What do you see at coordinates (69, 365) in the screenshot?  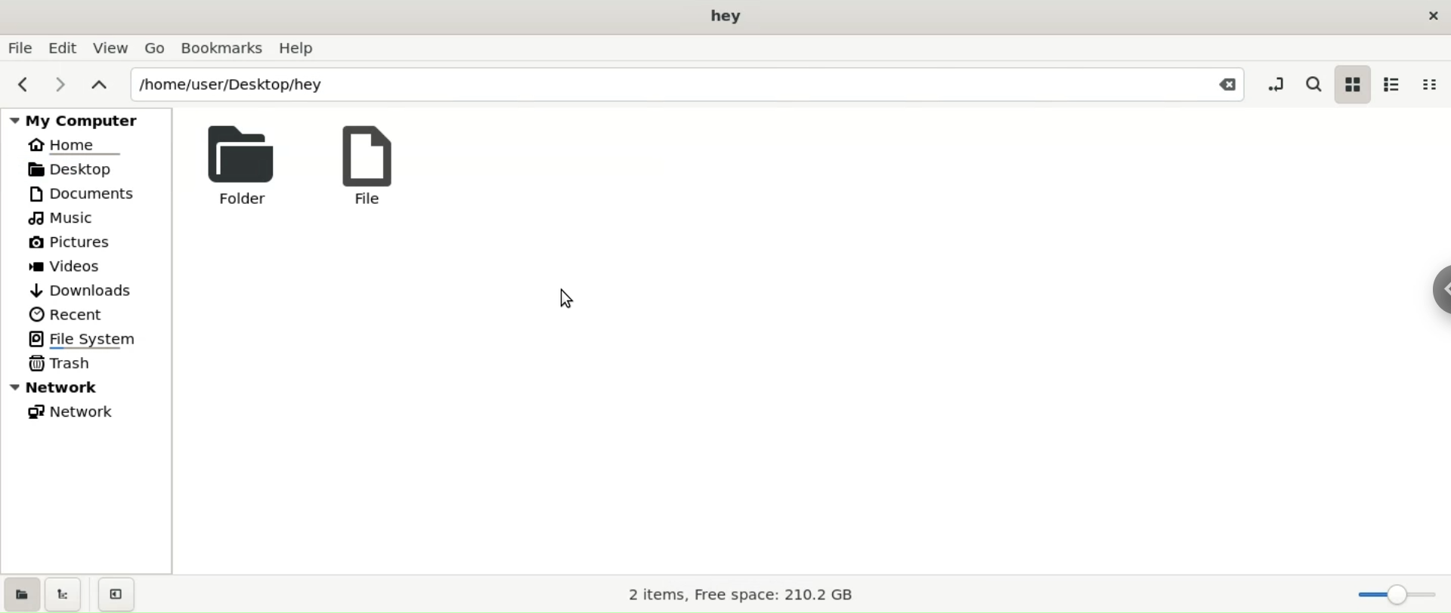 I see `trash` at bounding box center [69, 365].